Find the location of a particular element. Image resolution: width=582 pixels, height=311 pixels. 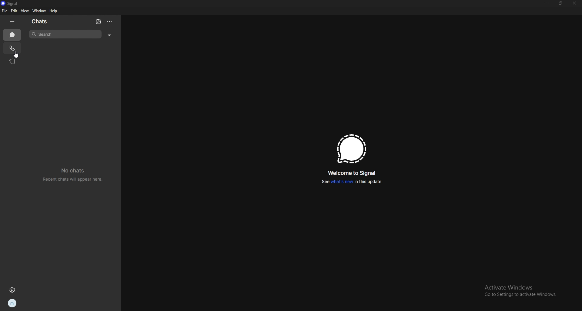

resize is located at coordinates (560, 3).